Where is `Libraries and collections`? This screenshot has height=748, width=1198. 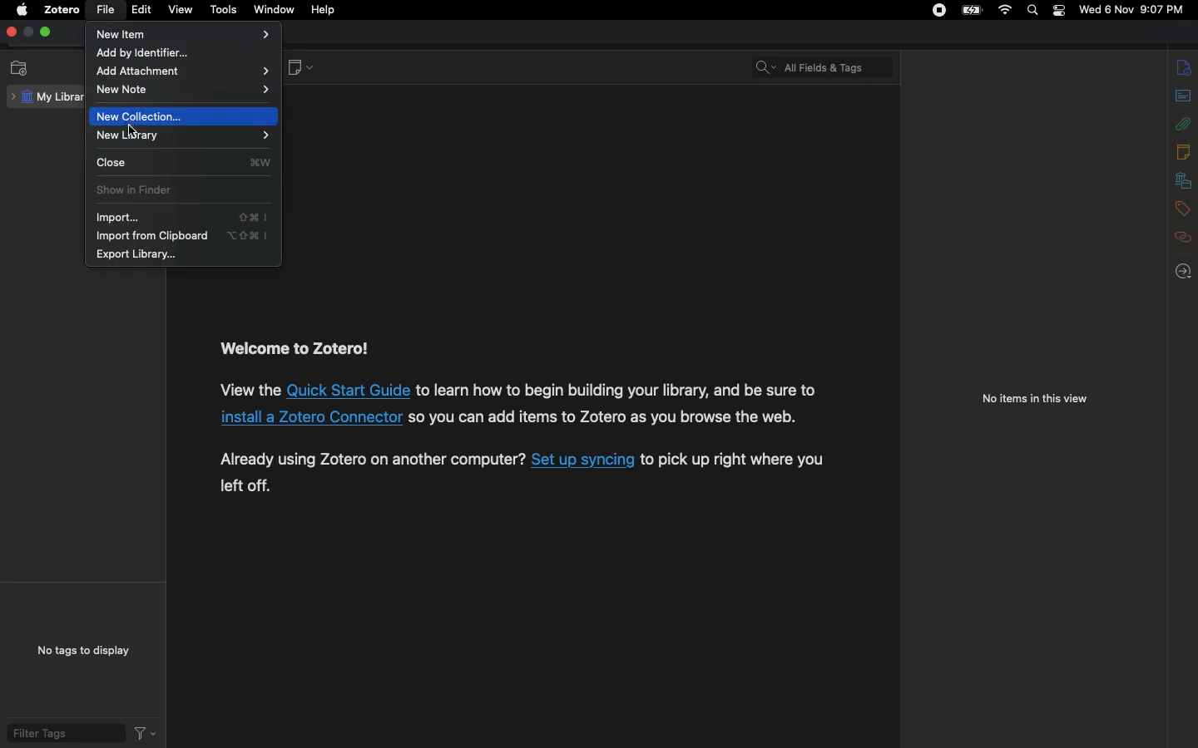 Libraries and collections is located at coordinates (1183, 181).